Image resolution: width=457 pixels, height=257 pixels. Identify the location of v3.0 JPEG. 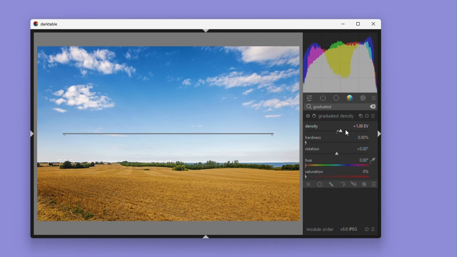
(350, 230).